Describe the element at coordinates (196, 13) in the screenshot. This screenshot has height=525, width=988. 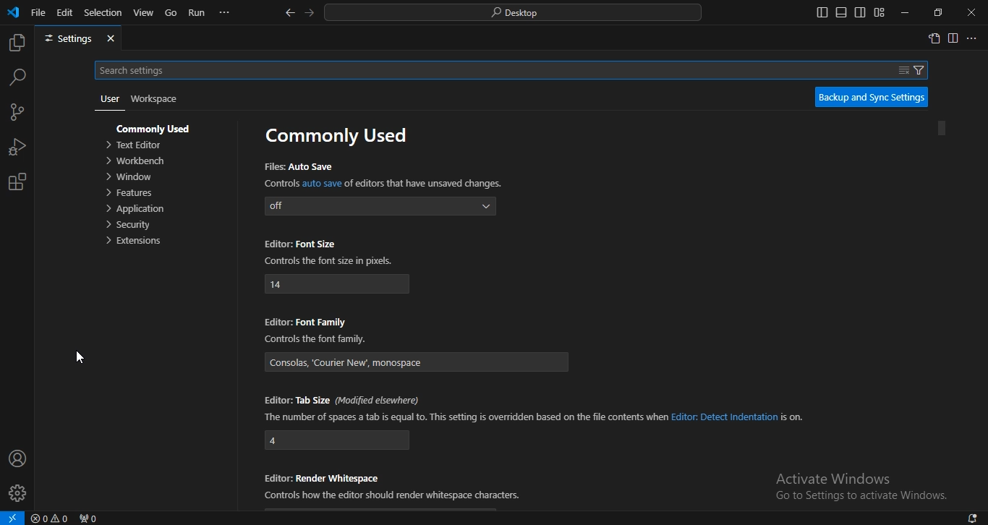
I see `run` at that location.